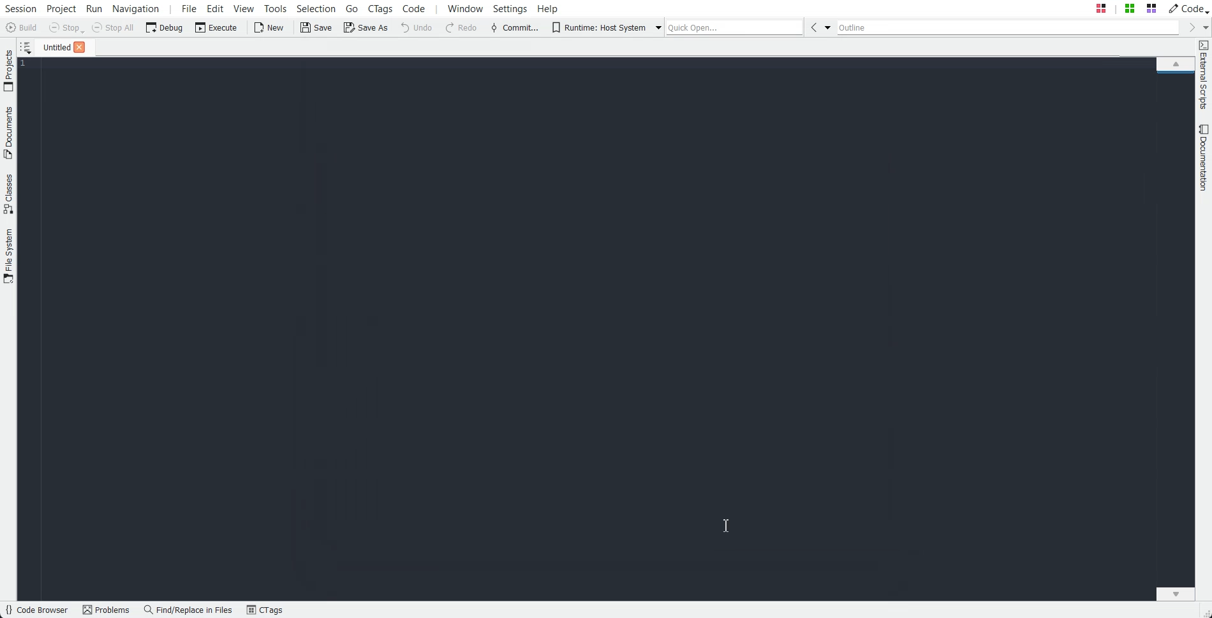  Describe the element at coordinates (1187, 8) in the screenshot. I see `Code ` at that location.